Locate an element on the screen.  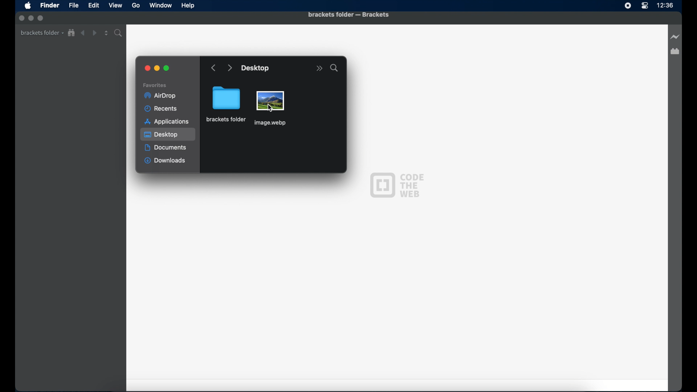
cursor is located at coordinates (270, 108).